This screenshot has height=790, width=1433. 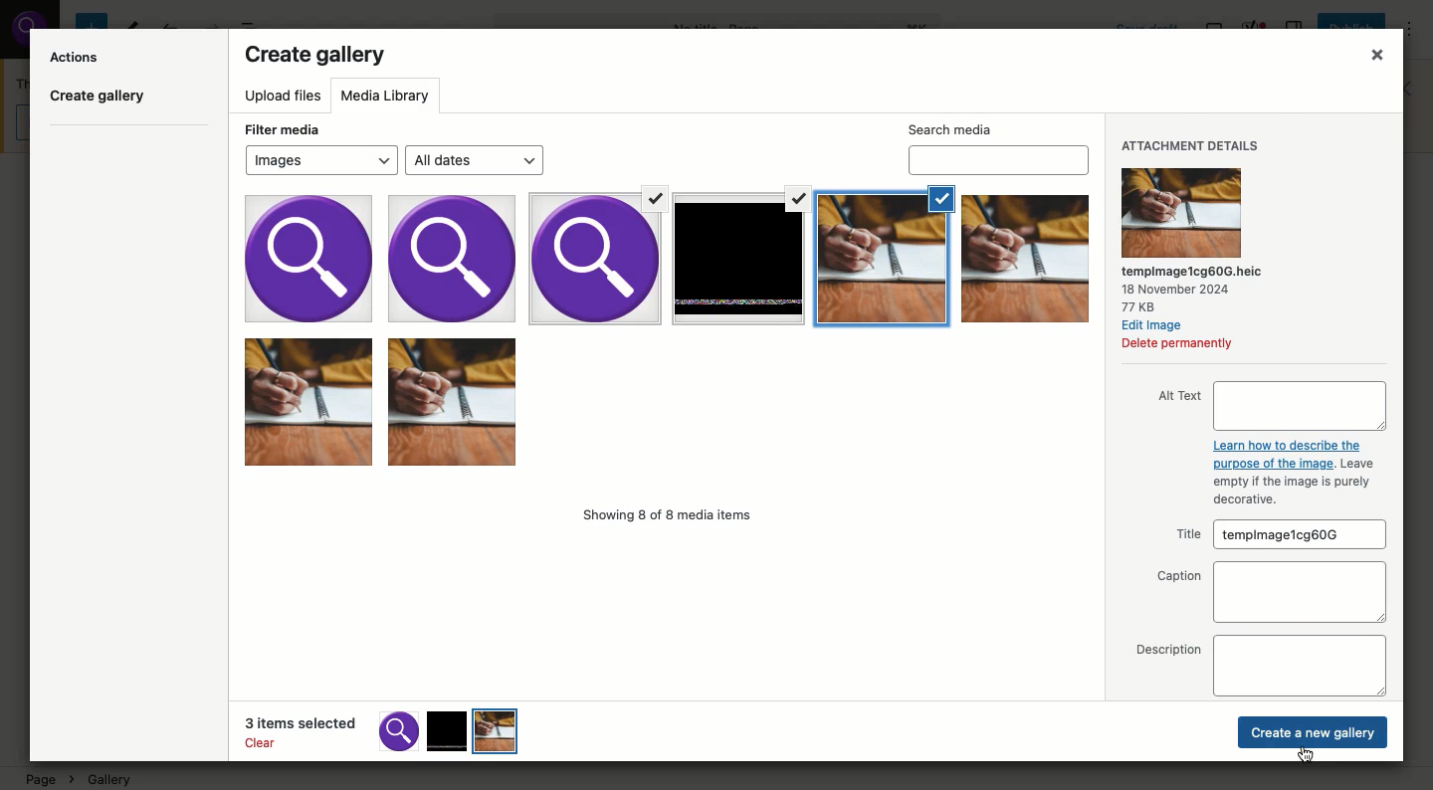 What do you see at coordinates (1371, 58) in the screenshot?
I see `Close` at bounding box center [1371, 58].